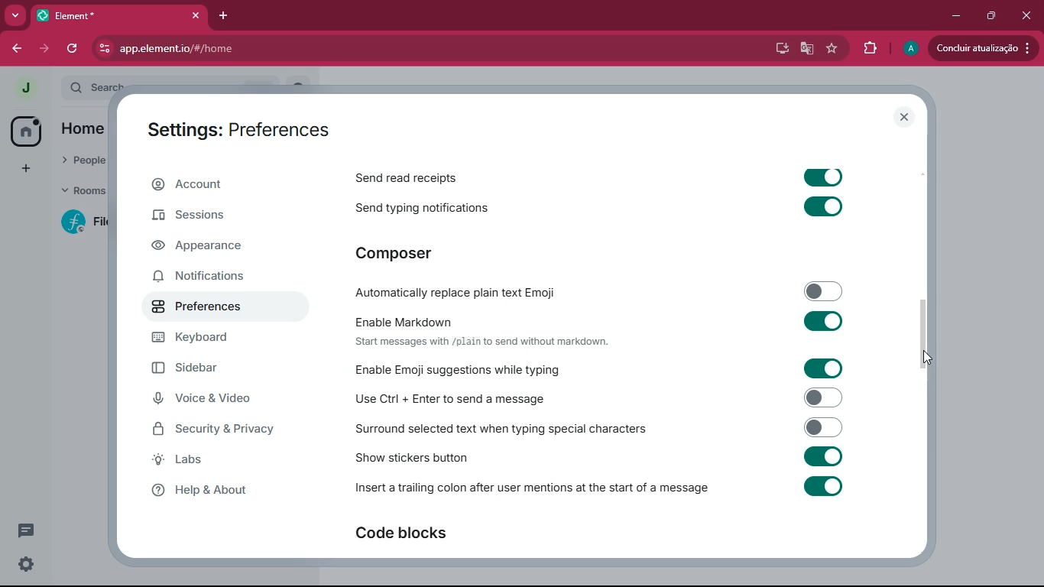  What do you see at coordinates (830, 49) in the screenshot?
I see `favourite` at bounding box center [830, 49].